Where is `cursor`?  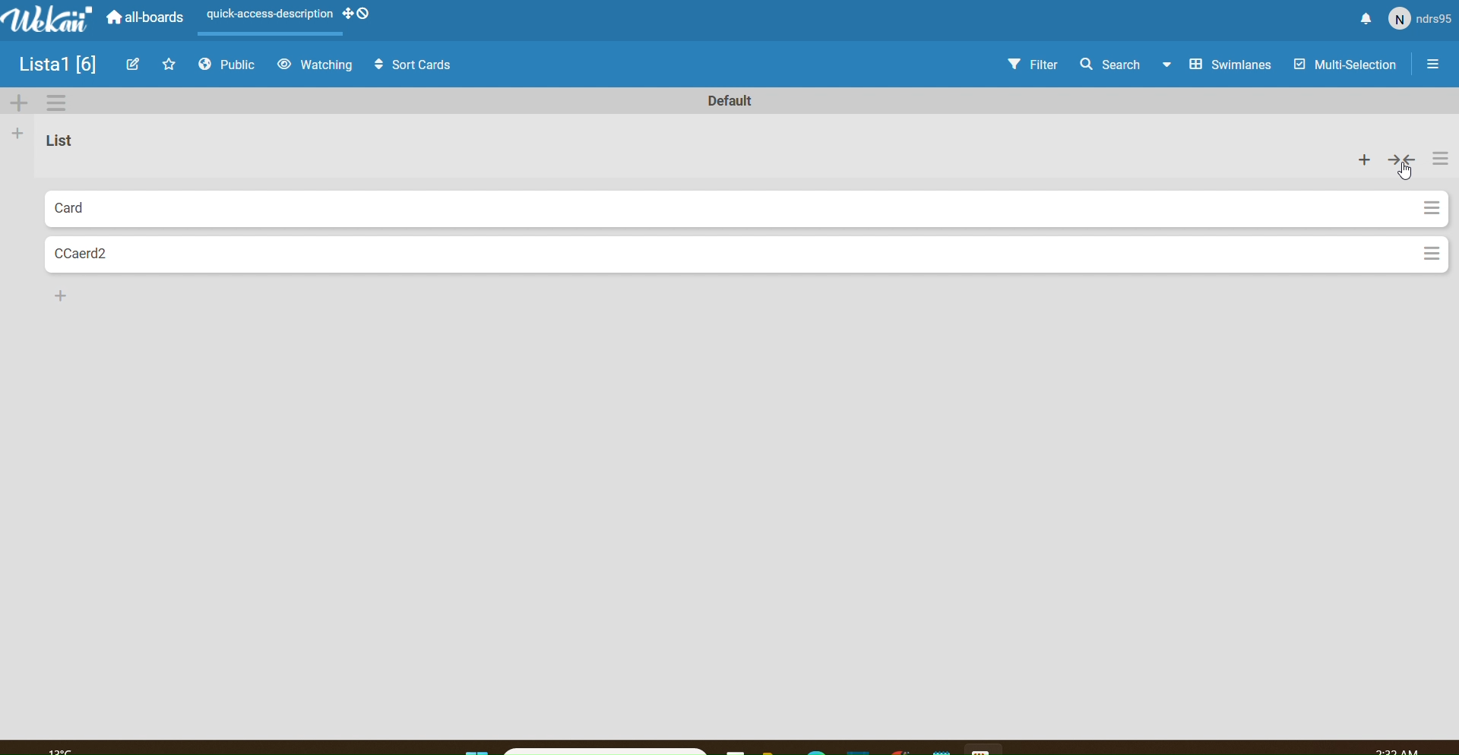
cursor is located at coordinates (1404, 173).